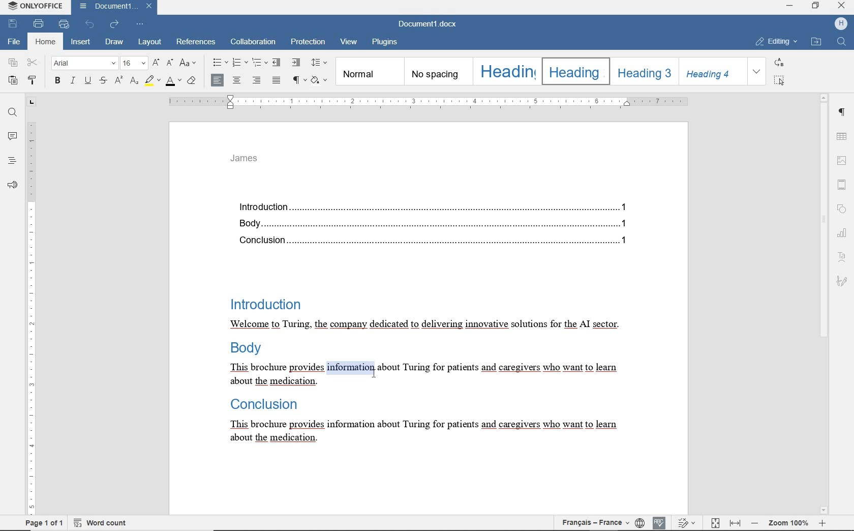 The height and width of the screenshot is (531, 854). I want to click on COMMENTS, so click(11, 136).